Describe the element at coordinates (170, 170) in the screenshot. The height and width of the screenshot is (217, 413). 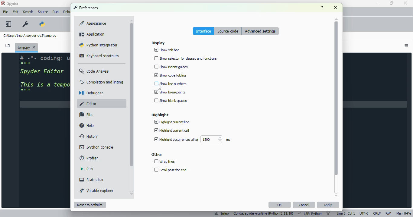
I see `scroll past the end` at that location.